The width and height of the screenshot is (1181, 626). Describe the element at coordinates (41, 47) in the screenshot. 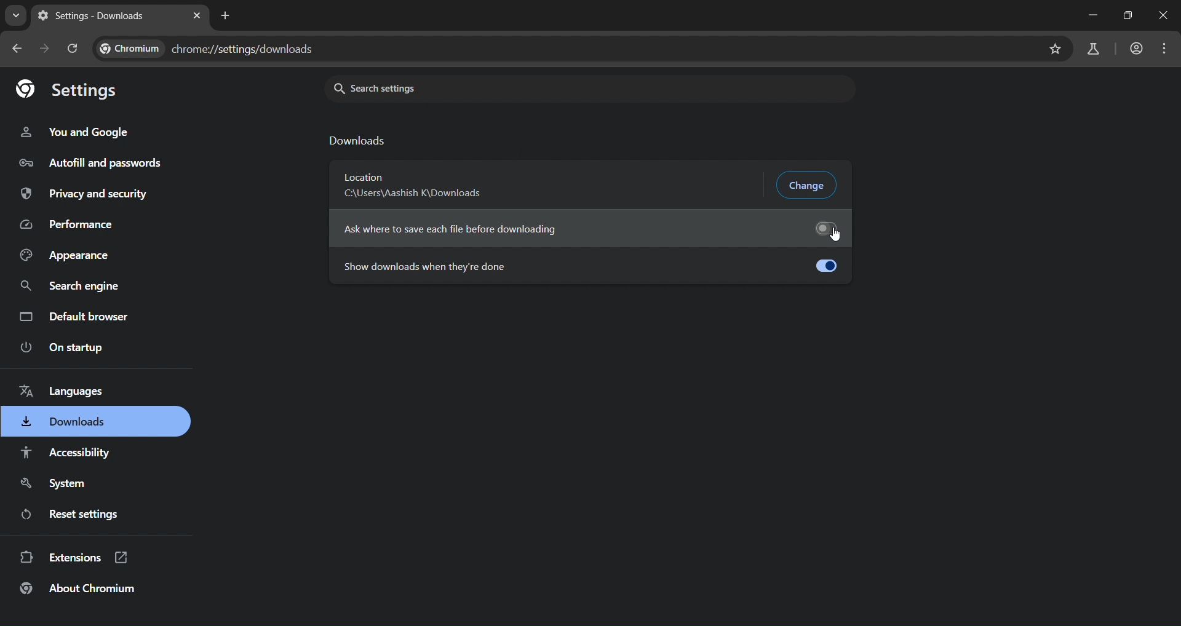

I see `go forward one page` at that location.